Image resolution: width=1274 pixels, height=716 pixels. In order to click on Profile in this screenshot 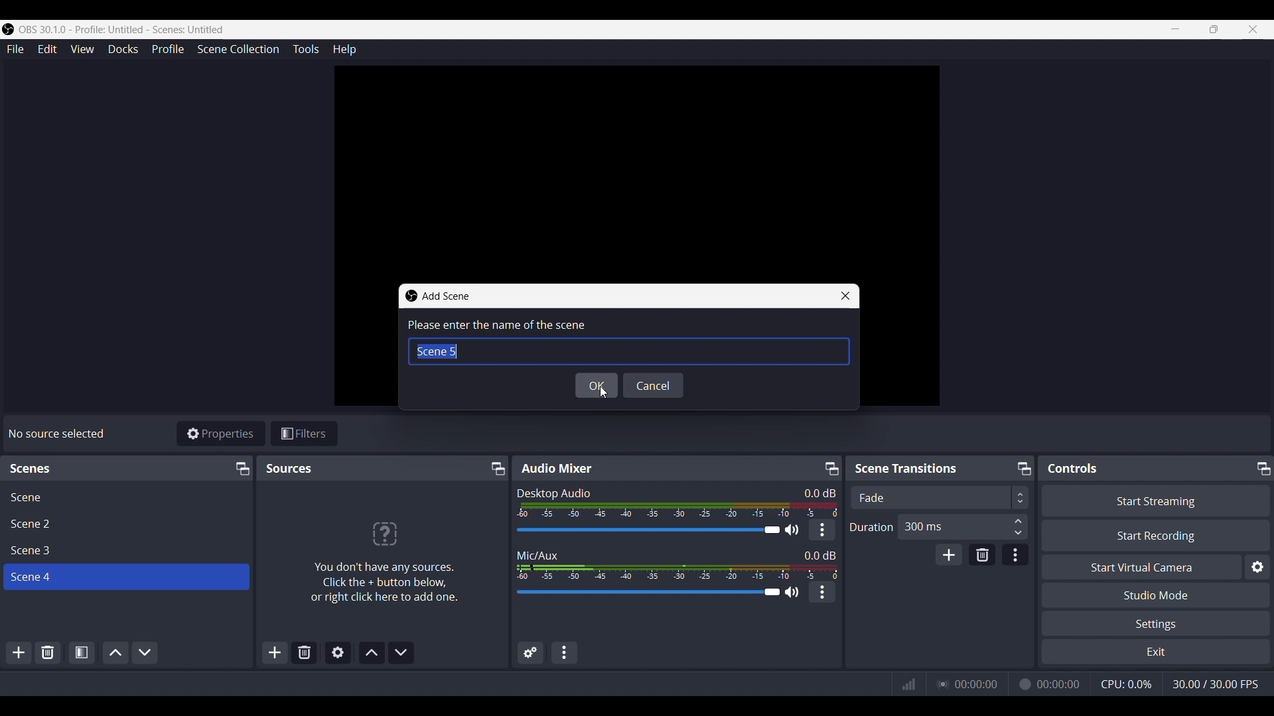, I will do `click(168, 49)`.